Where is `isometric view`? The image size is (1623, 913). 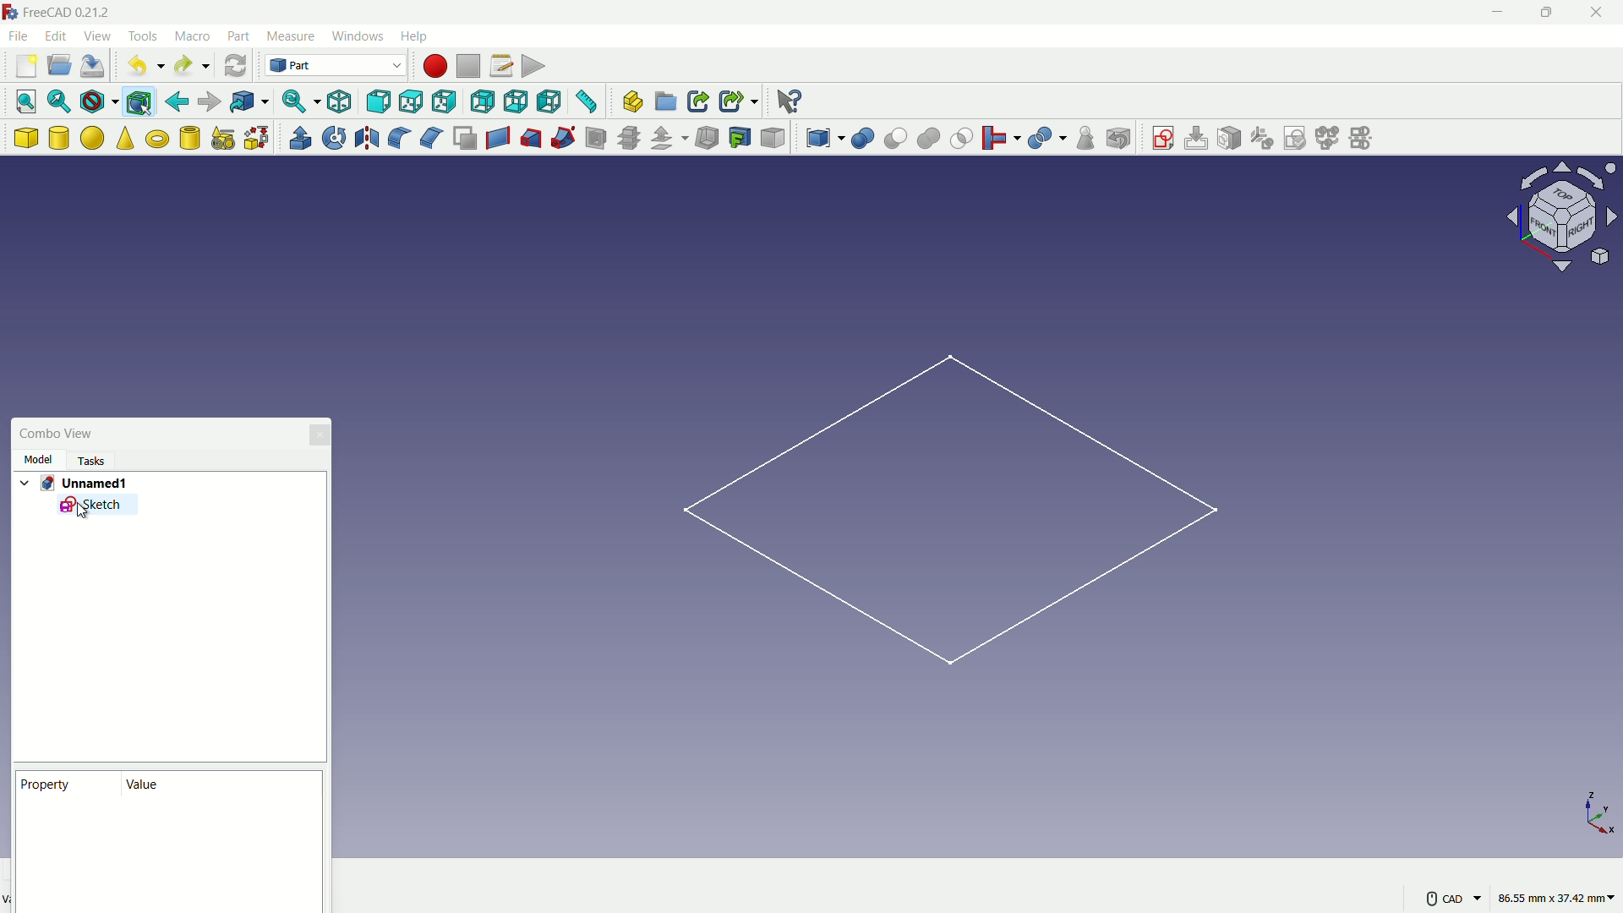 isometric view is located at coordinates (340, 102).